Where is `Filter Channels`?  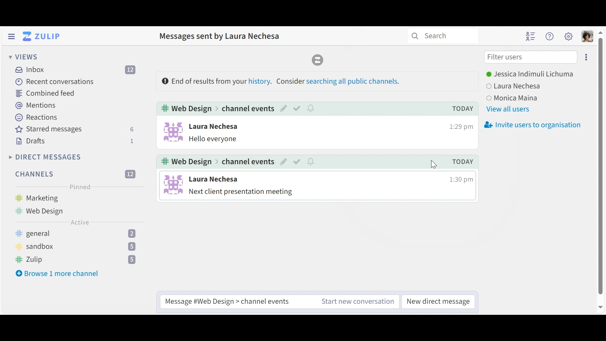 Filter Channels is located at coordinates (75, 175).